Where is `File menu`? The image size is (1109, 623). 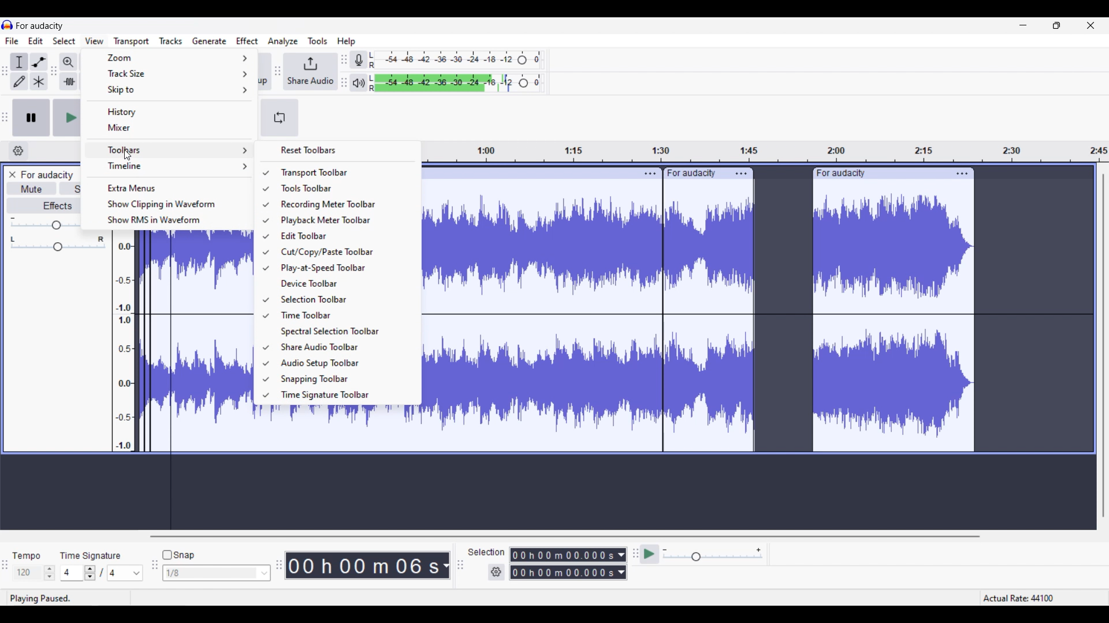 File menu is located at coordinates (12, 40).